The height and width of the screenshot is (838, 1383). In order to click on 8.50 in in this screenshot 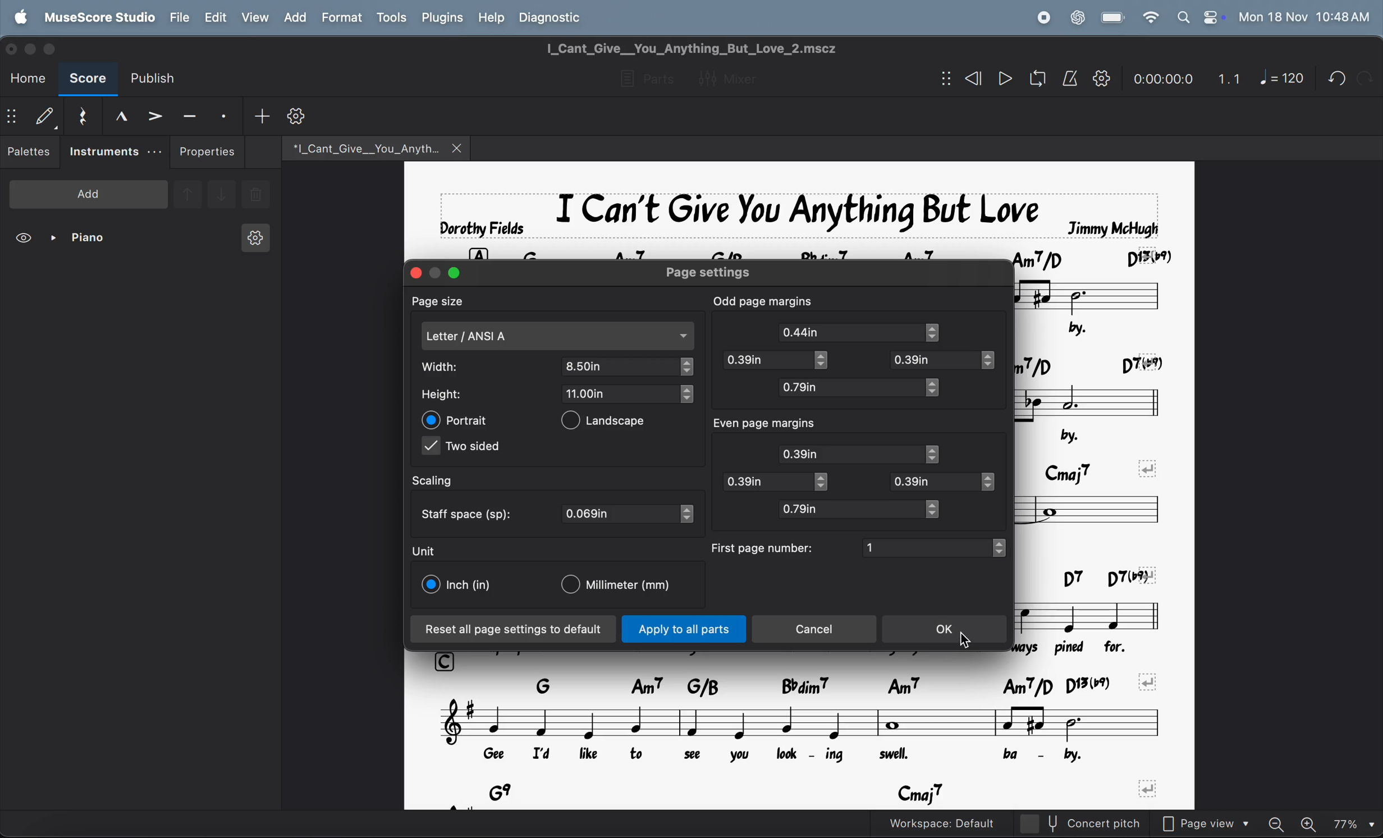, I will do `click(621, 366)`.